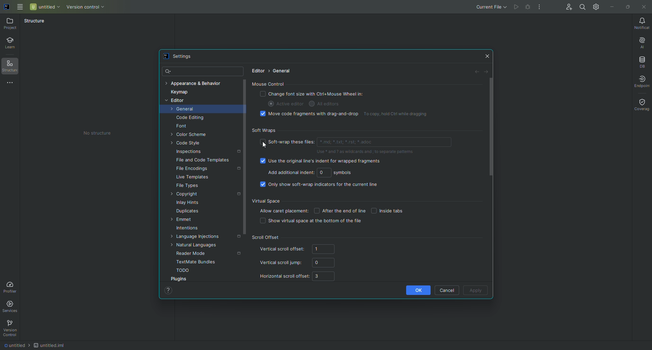  Describe the element at coordinates (540, 7) in the screenshot. I see `More Actions` at that location.